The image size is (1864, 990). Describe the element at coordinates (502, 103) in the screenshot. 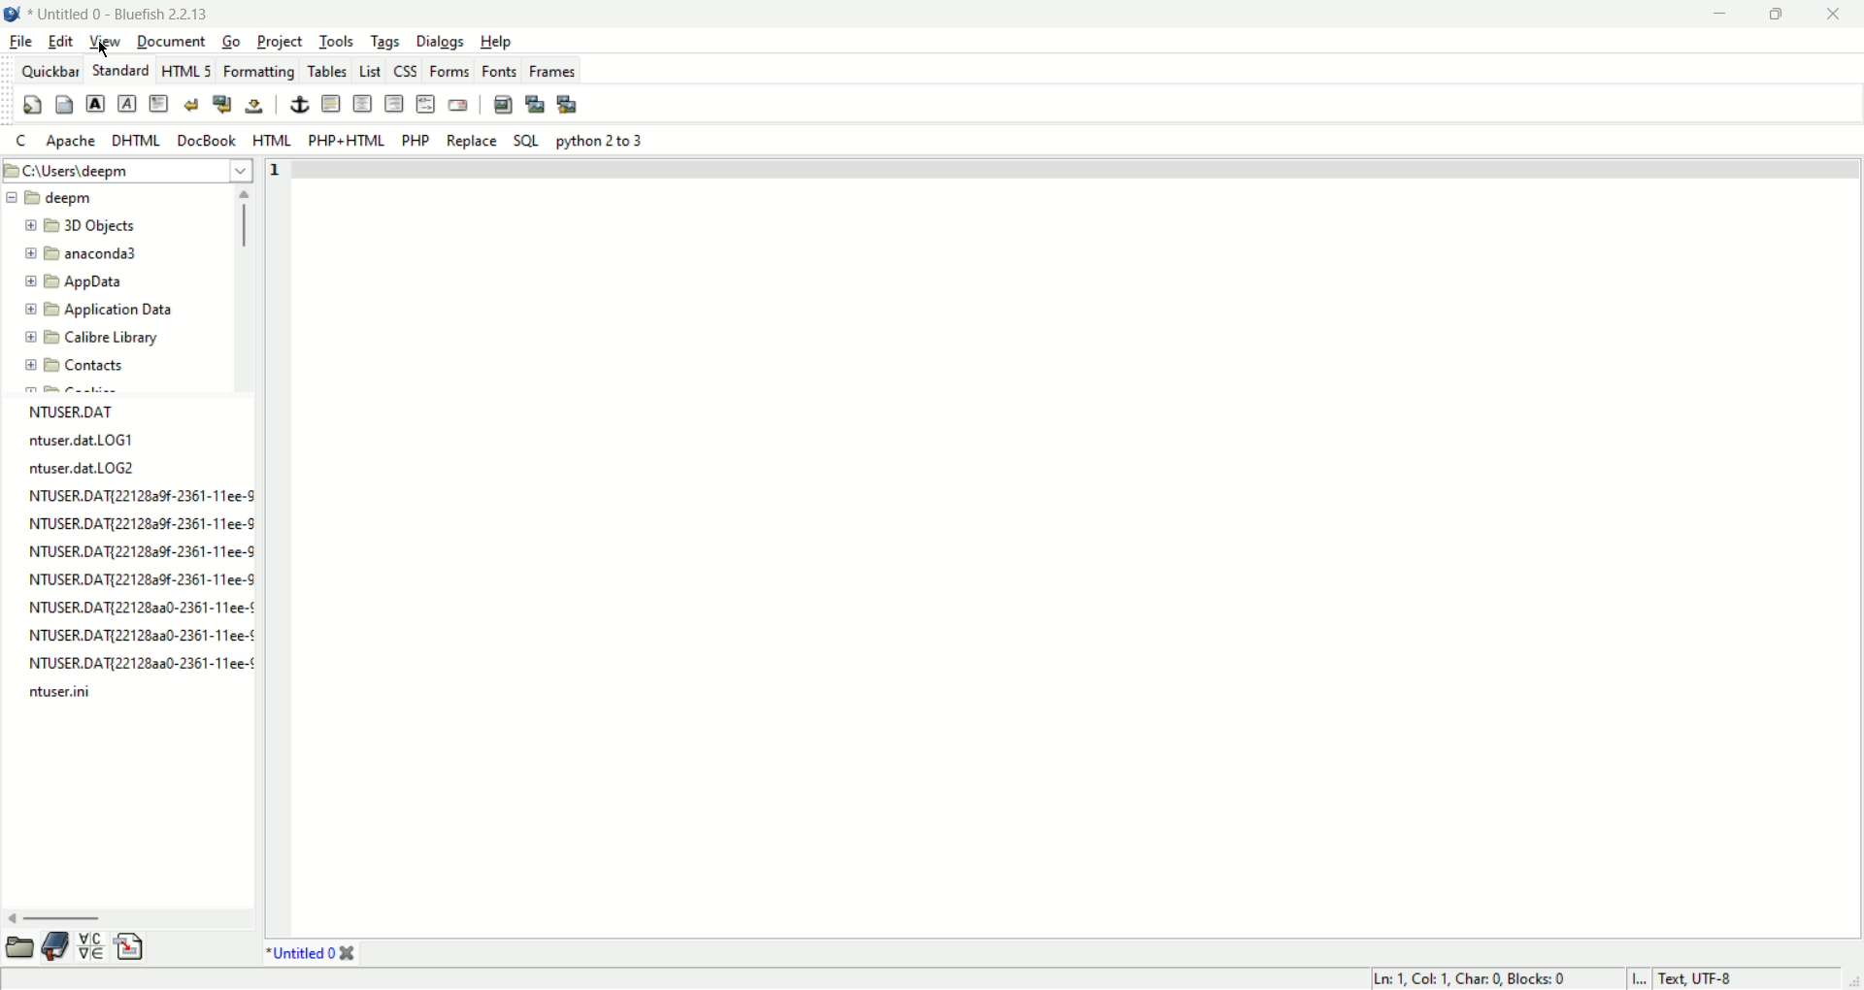

I see `insert images` at that location.